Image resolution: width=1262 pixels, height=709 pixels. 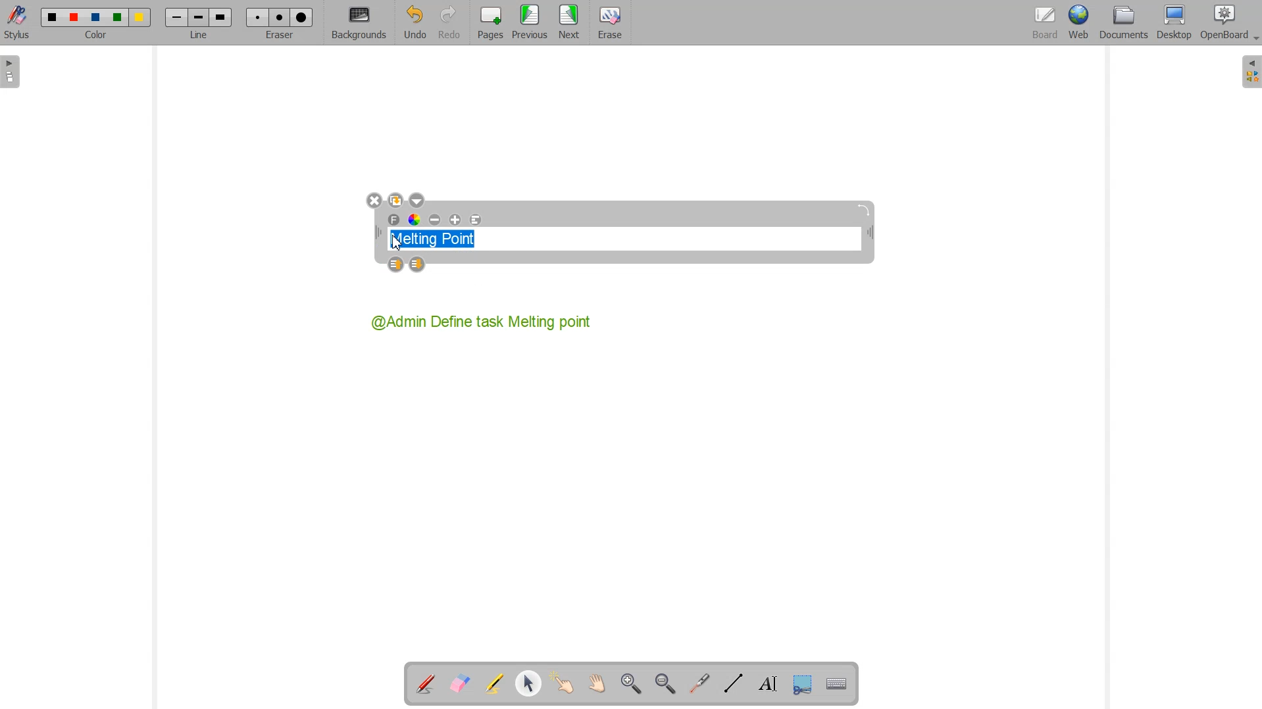 I want to click on Angle adjustment, so click(x=865, y=210).